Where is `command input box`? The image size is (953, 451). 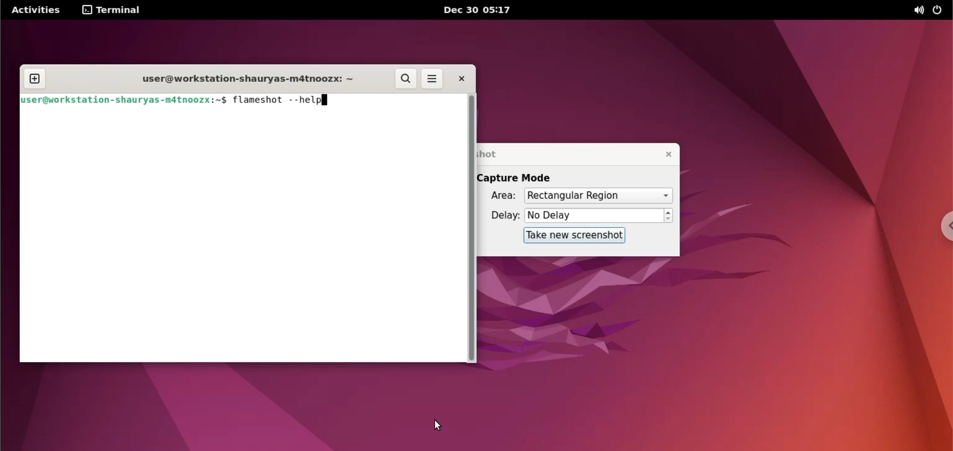
command input box is located at coordinates (242, 235).